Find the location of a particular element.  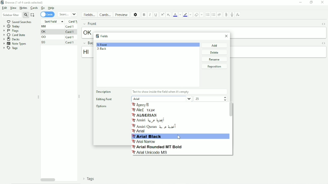

Fields is located at coordinates (90, 16).